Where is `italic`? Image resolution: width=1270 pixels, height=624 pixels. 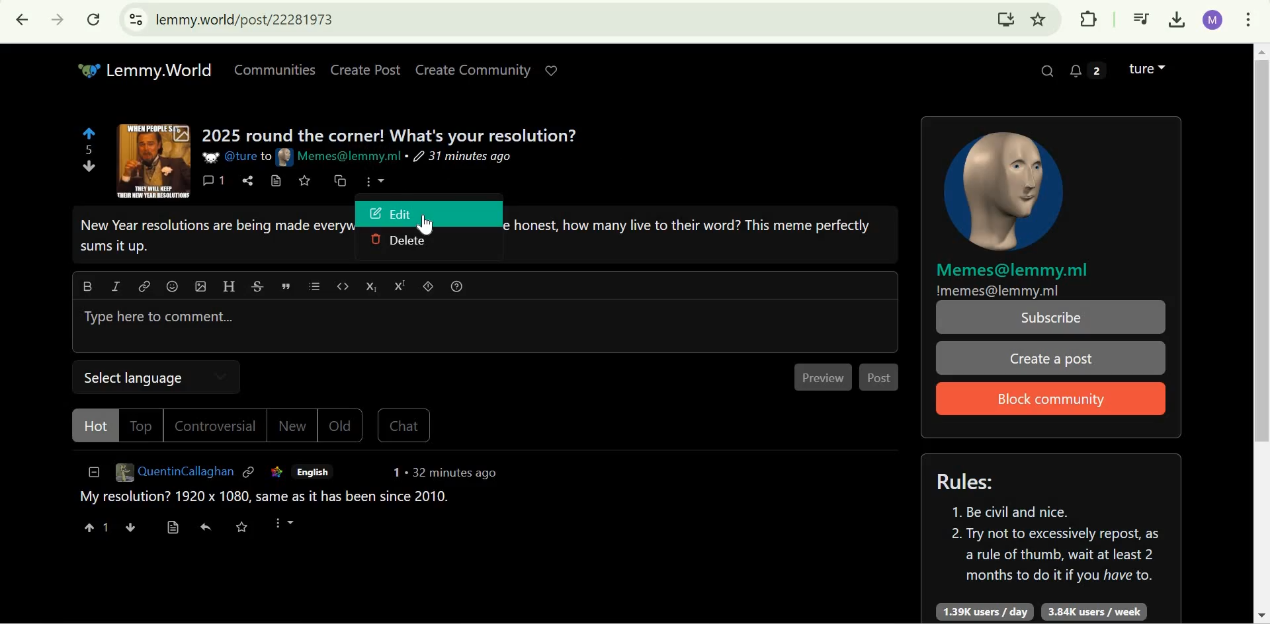
italic is located at coordinates (116, 285).